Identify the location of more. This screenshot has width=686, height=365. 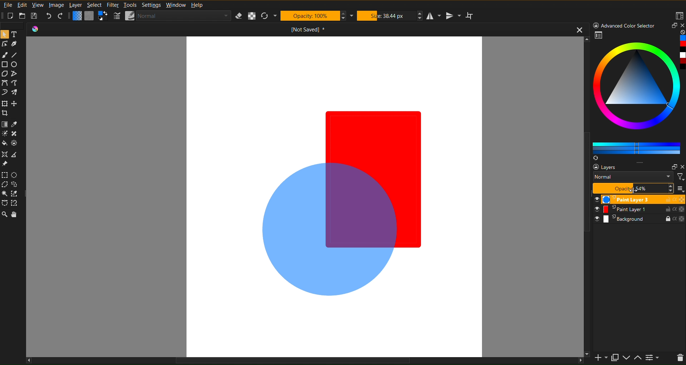
(653, 357).